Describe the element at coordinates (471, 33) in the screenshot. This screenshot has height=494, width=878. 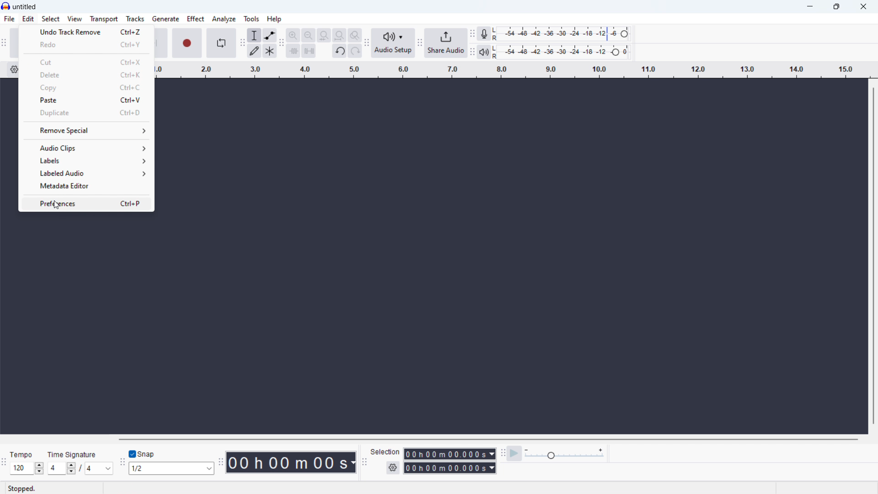
I see `recording meter toolbar` at that location.